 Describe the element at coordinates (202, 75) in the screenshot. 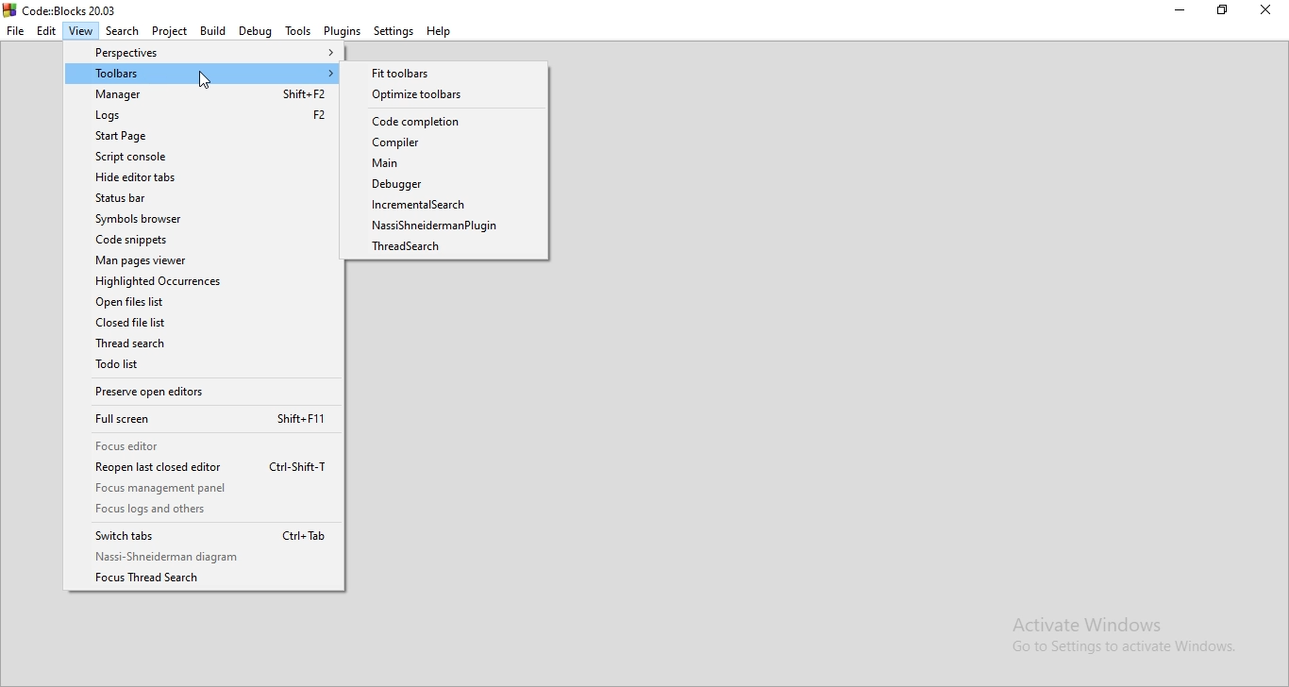

I see `Toolbars` at that location.